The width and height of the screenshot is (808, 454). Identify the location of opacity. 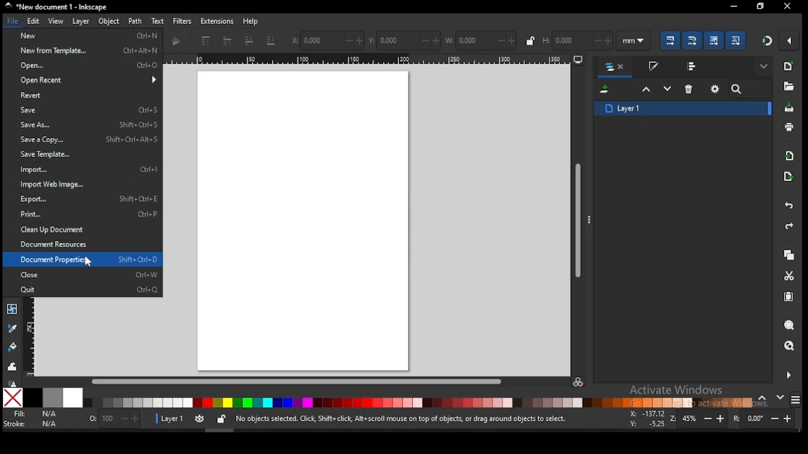
(113, 421).